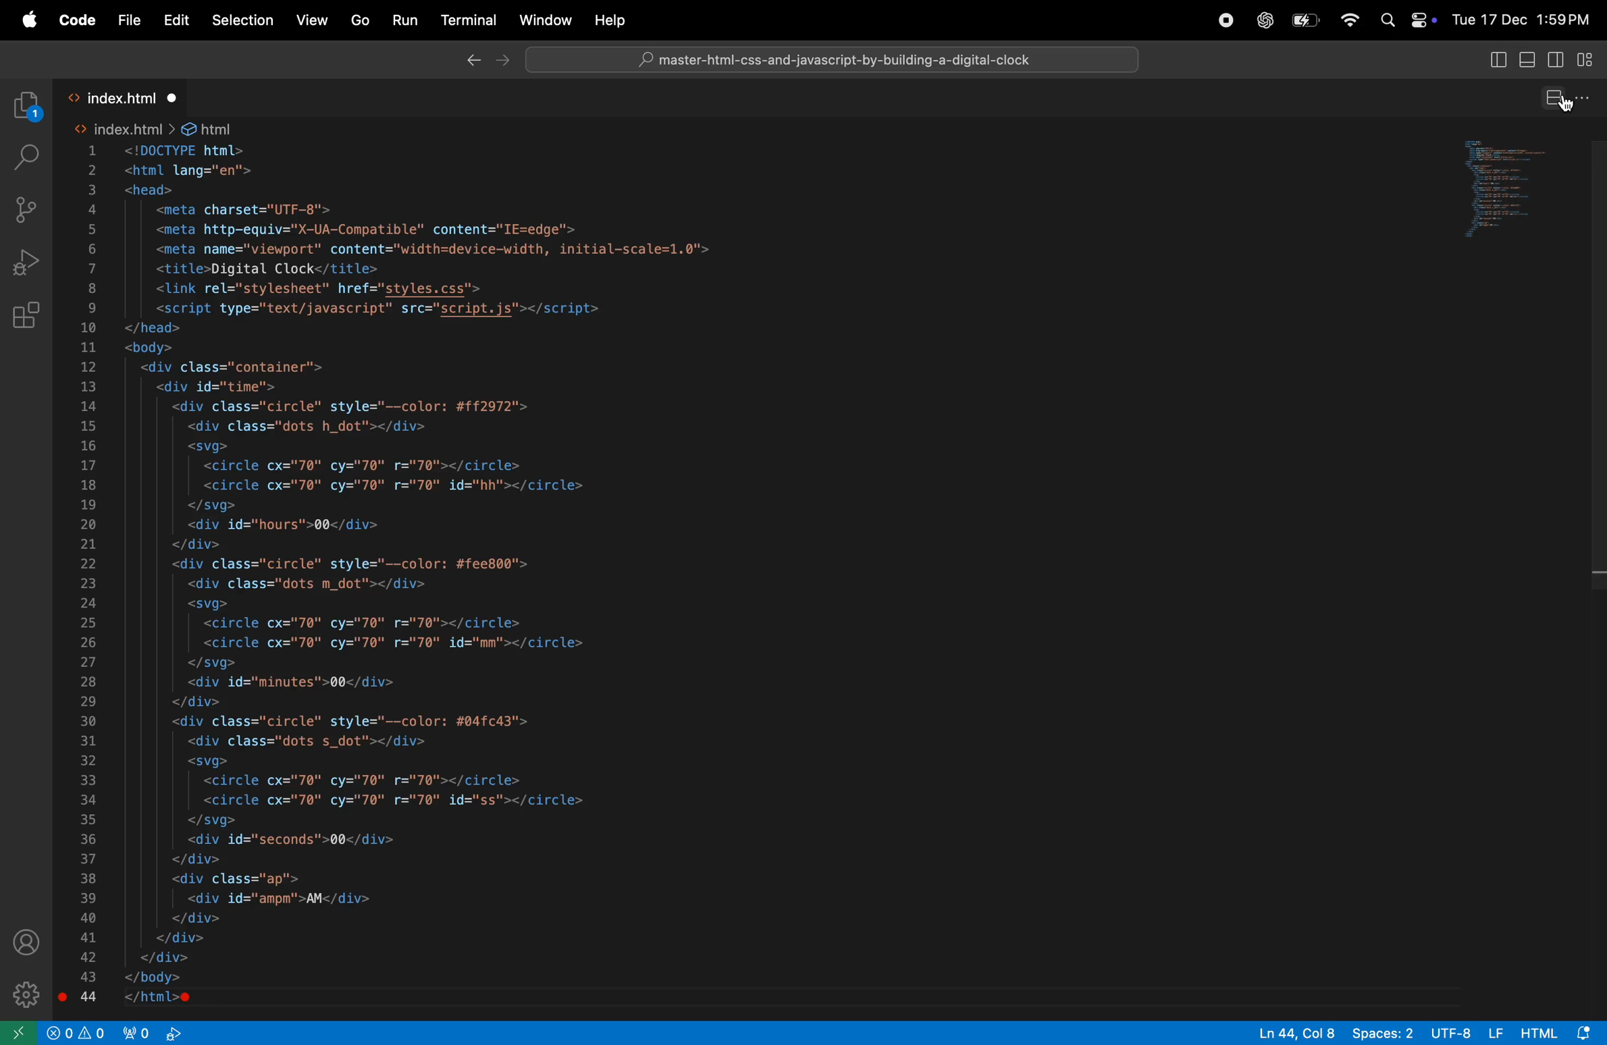 The width and height of the screenshot is (1607, 1045). I want to click on run, so click(404, 22).